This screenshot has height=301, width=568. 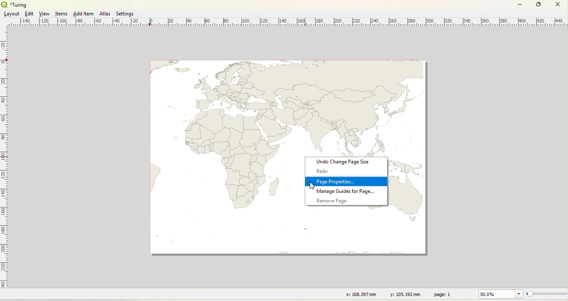 What do you see at coordinates (360, 294) in the screenshot?
I see `x: 168.397 mm` at bounding box center [360, 294].